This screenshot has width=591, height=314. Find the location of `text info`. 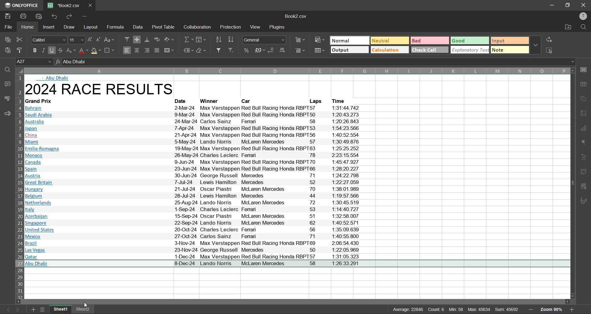

text info is located at coordinates (193, 162).